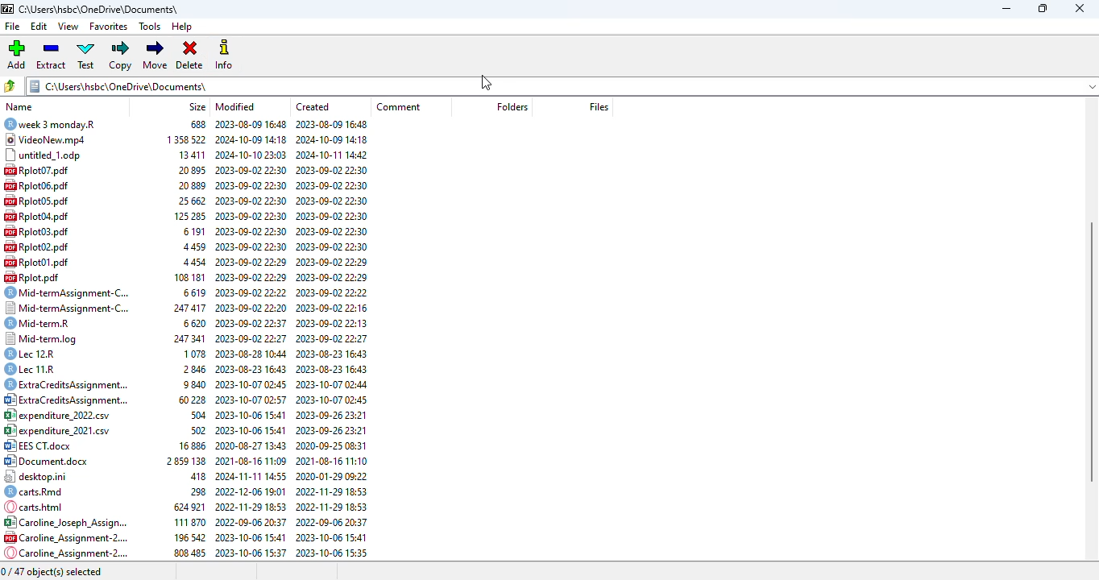 The width and height of the screenshot is (1099, 580). Describe the element at coordinates (313, 106) in the screenshot. I see `created` at that location.